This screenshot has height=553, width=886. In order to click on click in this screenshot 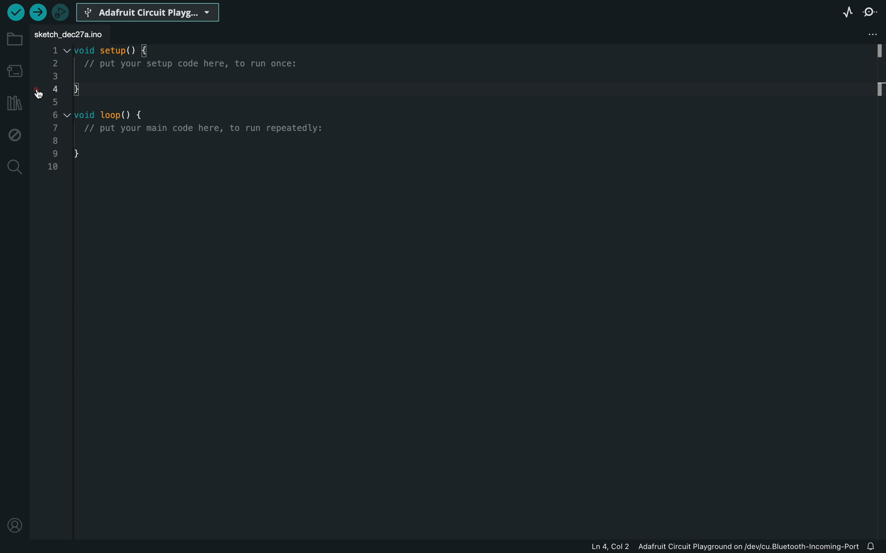, I will do `click(39, 93)`.